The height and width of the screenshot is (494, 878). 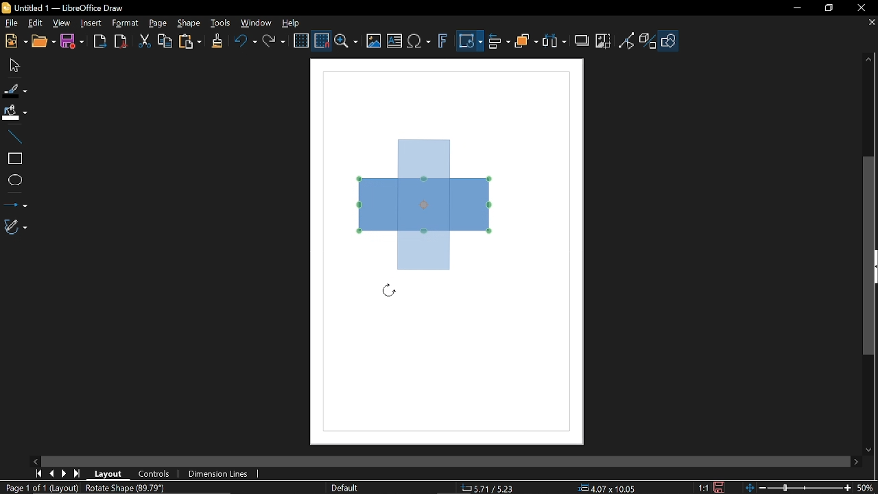 What do you see at coordinates (74, 8) in the screenshot?
I see `Untitled 1 — LibreOffice Draw` at bounding box center [74, 8].